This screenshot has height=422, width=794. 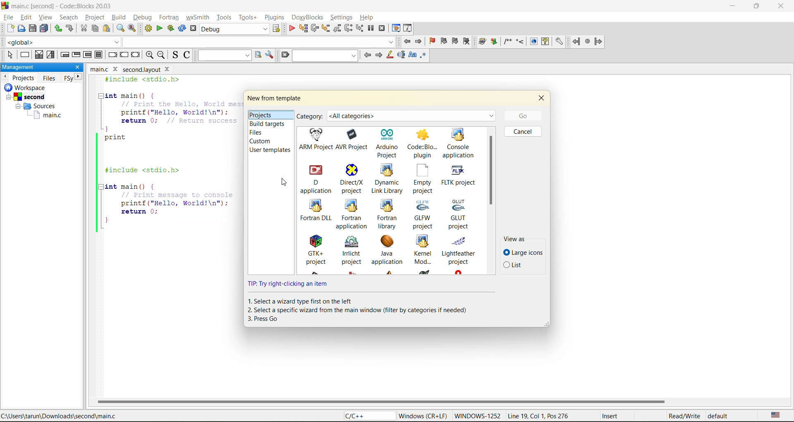 I want to click on next instruction, so click(x=349, y=28).